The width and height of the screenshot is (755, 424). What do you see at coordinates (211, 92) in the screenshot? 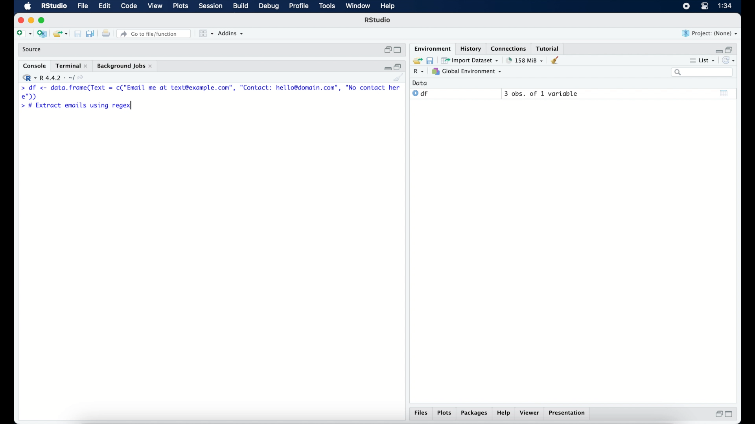
I see `> df <- Se renee = c("Email me at text@example.com”, "Contact: hello@domain.com”, "No contact
here");` at bounding box center [211, 92].